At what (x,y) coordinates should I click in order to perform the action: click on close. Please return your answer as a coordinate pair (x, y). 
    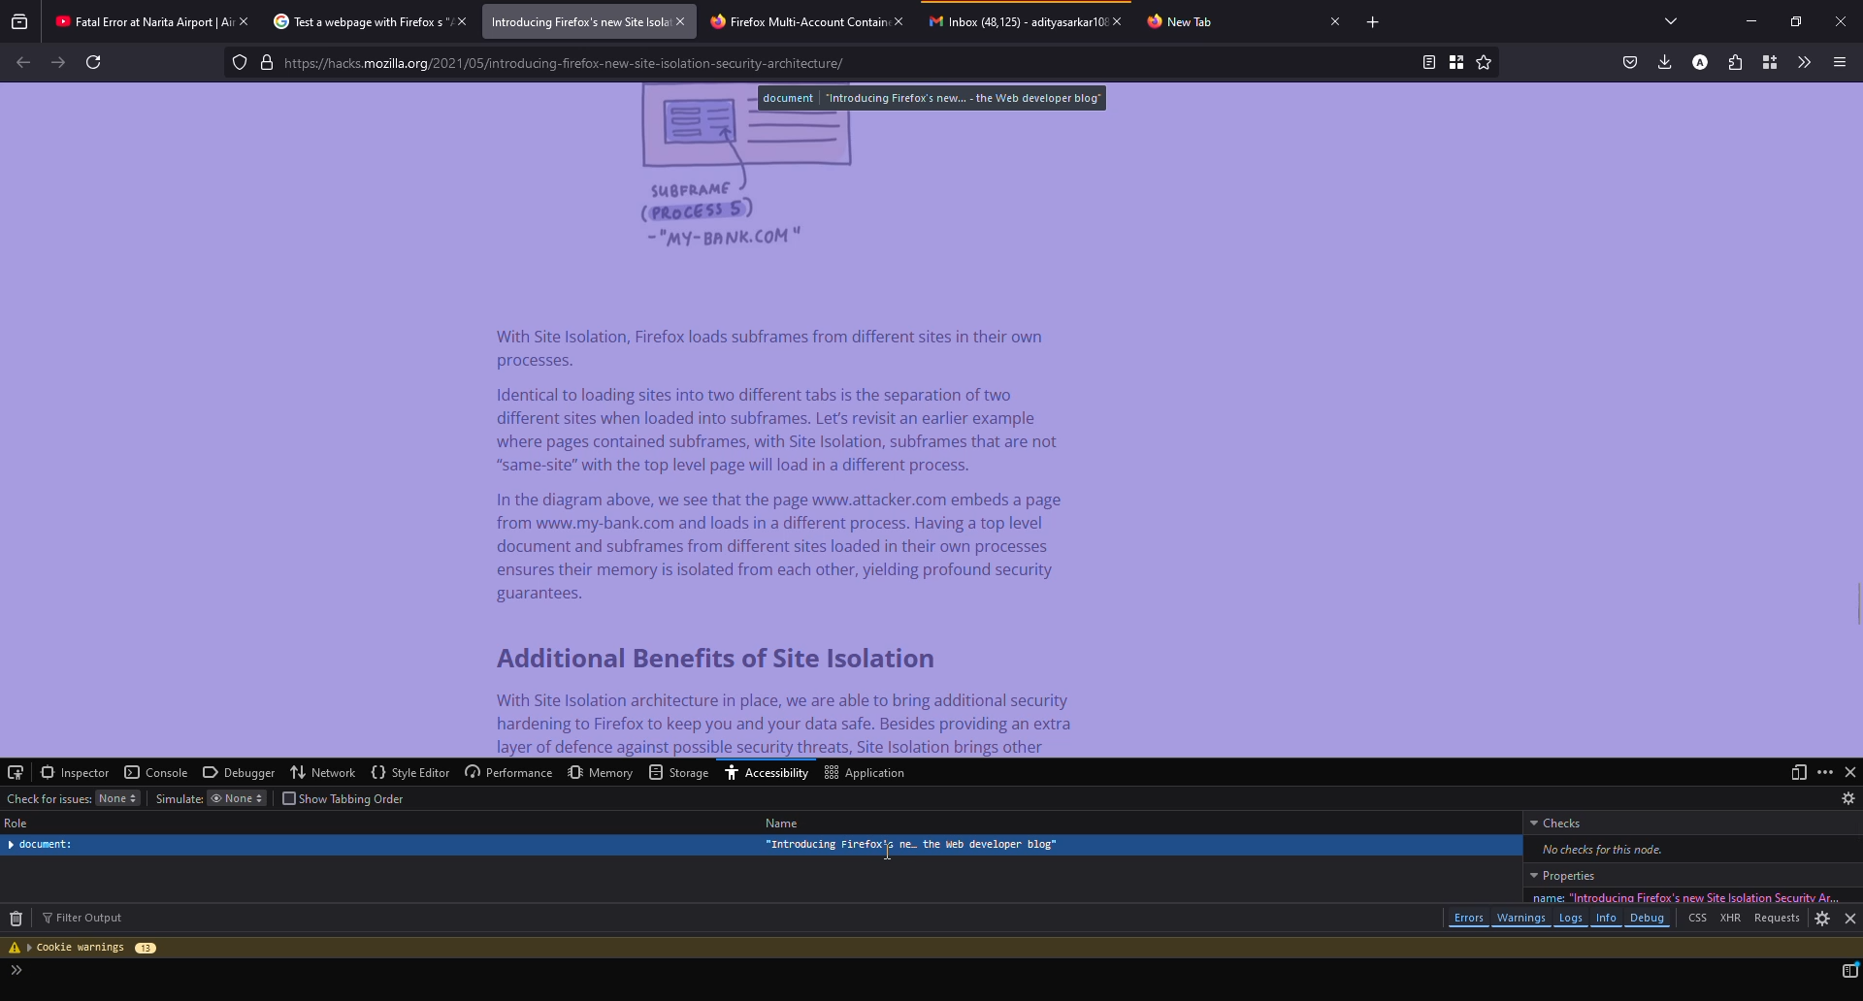
    Looking at the image, I should click on (901, 20).